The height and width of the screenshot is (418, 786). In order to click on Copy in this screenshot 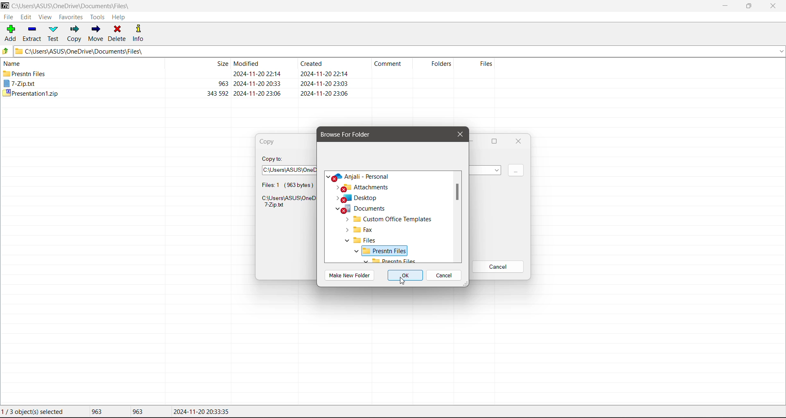, I will do `click(271, 142)`.